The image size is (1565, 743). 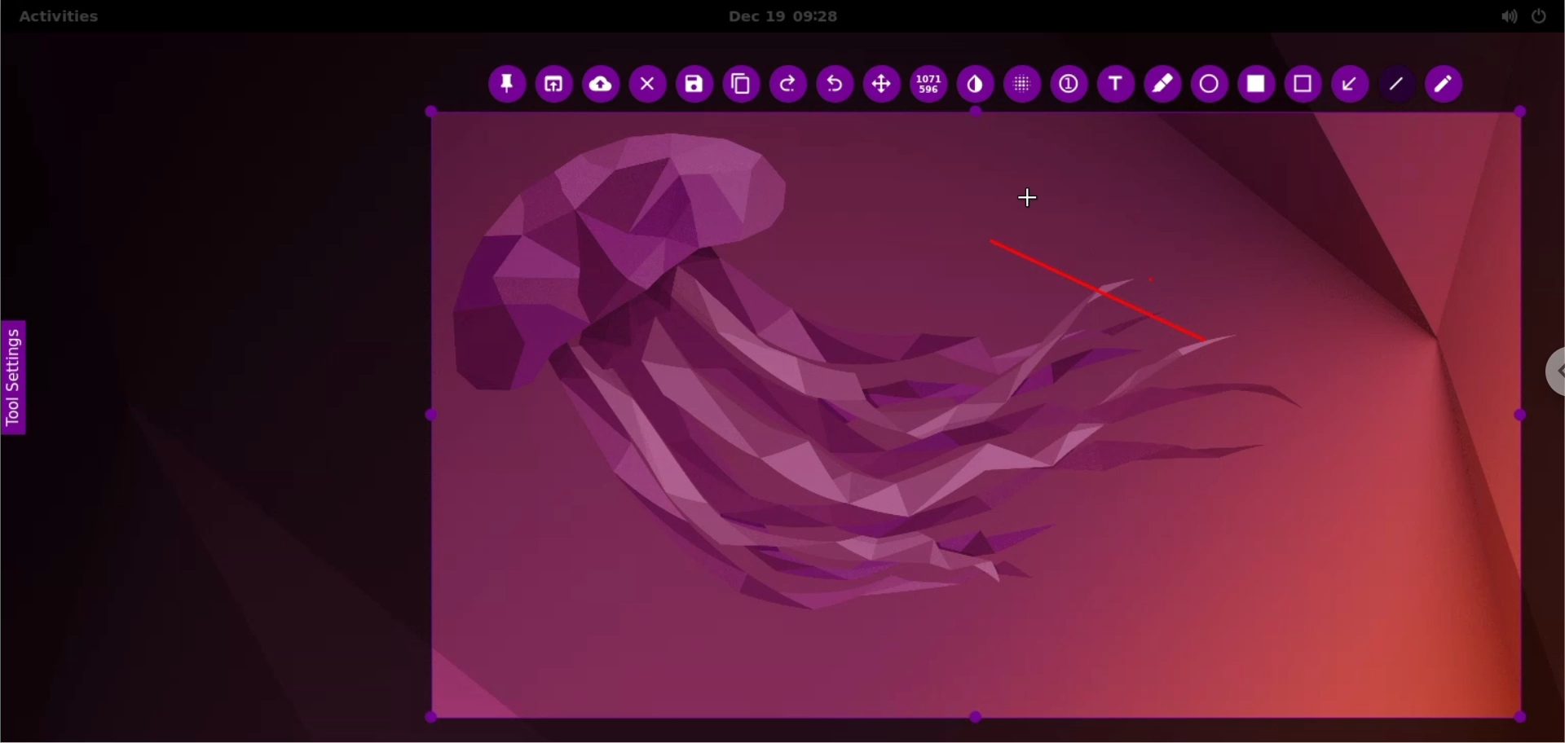 I want to click on cancel capture, so click(x=649, y=84).